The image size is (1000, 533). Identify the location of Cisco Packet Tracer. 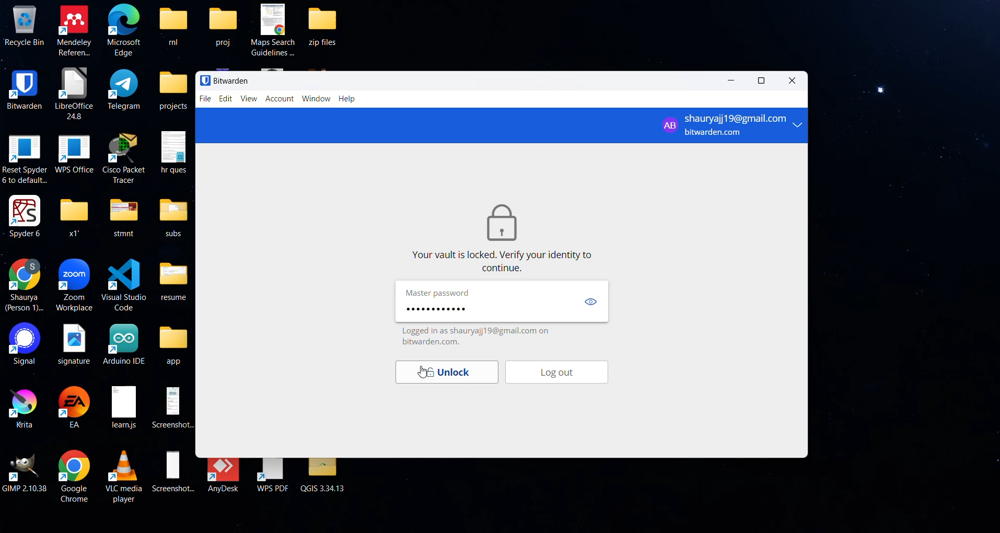
(124, 156).